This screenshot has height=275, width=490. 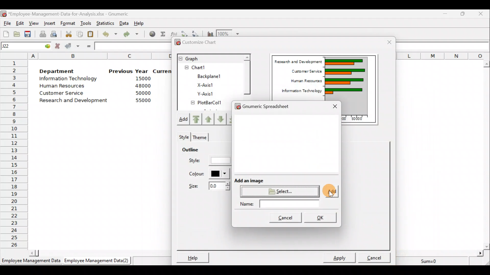 I want to click on Graph, so click(x=210, y=58).